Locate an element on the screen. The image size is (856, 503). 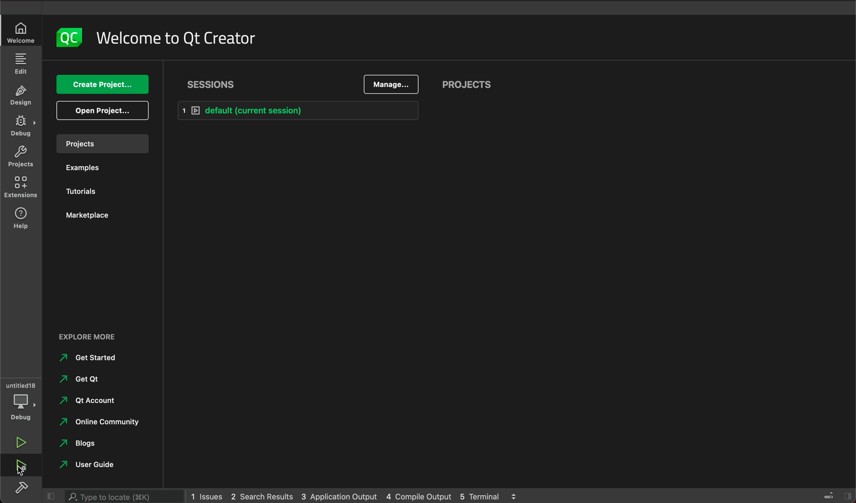
welcome is located at coordinates (20, 33).